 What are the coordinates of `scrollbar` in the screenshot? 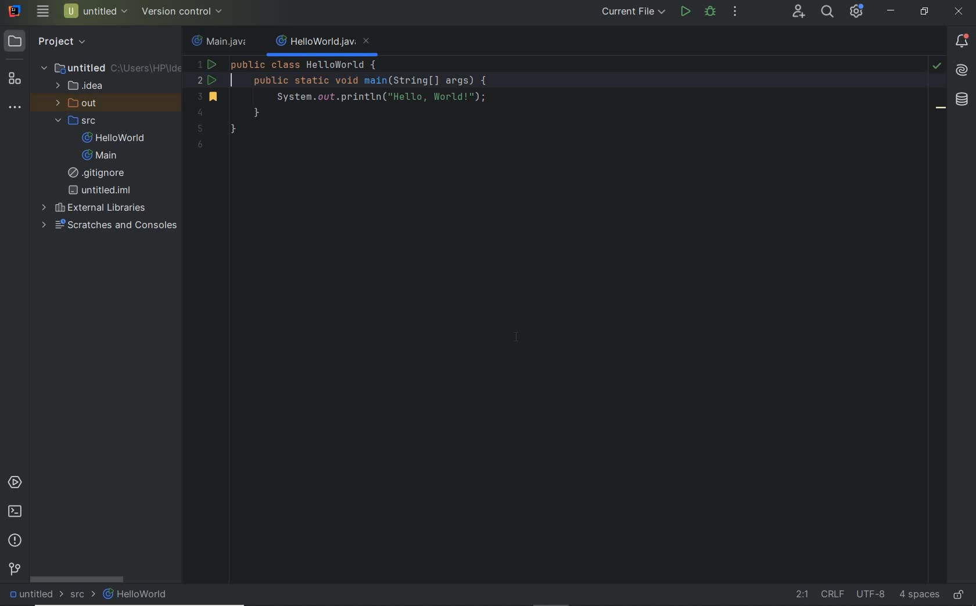 It's located at (78, 579).